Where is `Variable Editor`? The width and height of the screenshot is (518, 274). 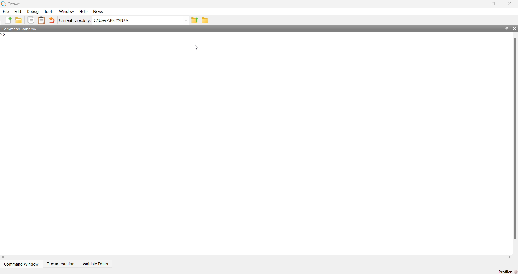
Variable Editor is located at coordinates (96, 264).